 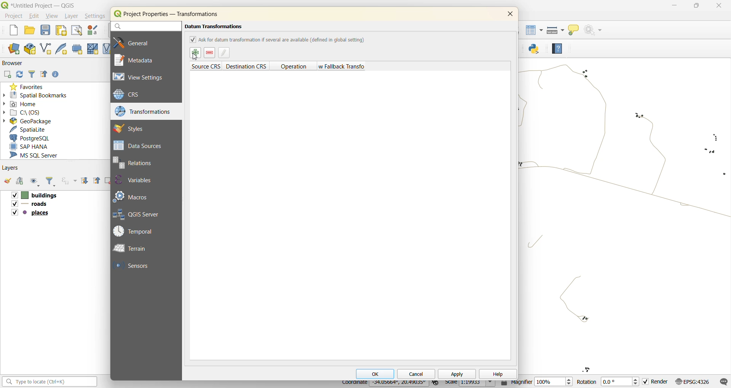 I want to click on operation, so click(x=295, y=65).